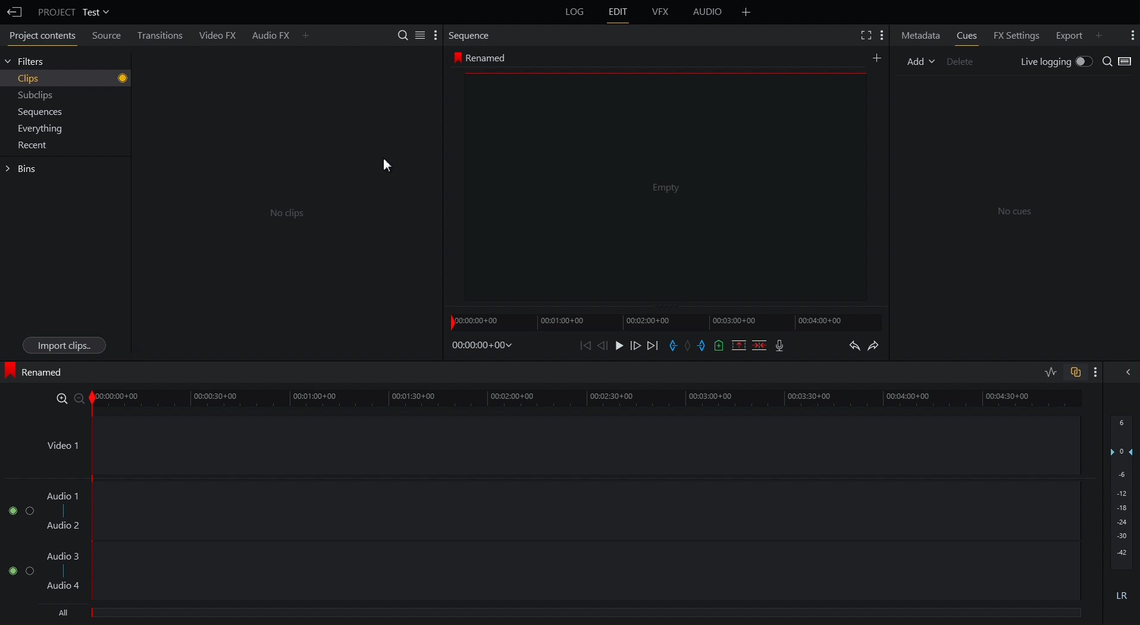 The width and height of the screenshot is (1140, 625). Describe the element at coordinates (690, 345) in the screenshot. I see `Remove Marker` at that location.